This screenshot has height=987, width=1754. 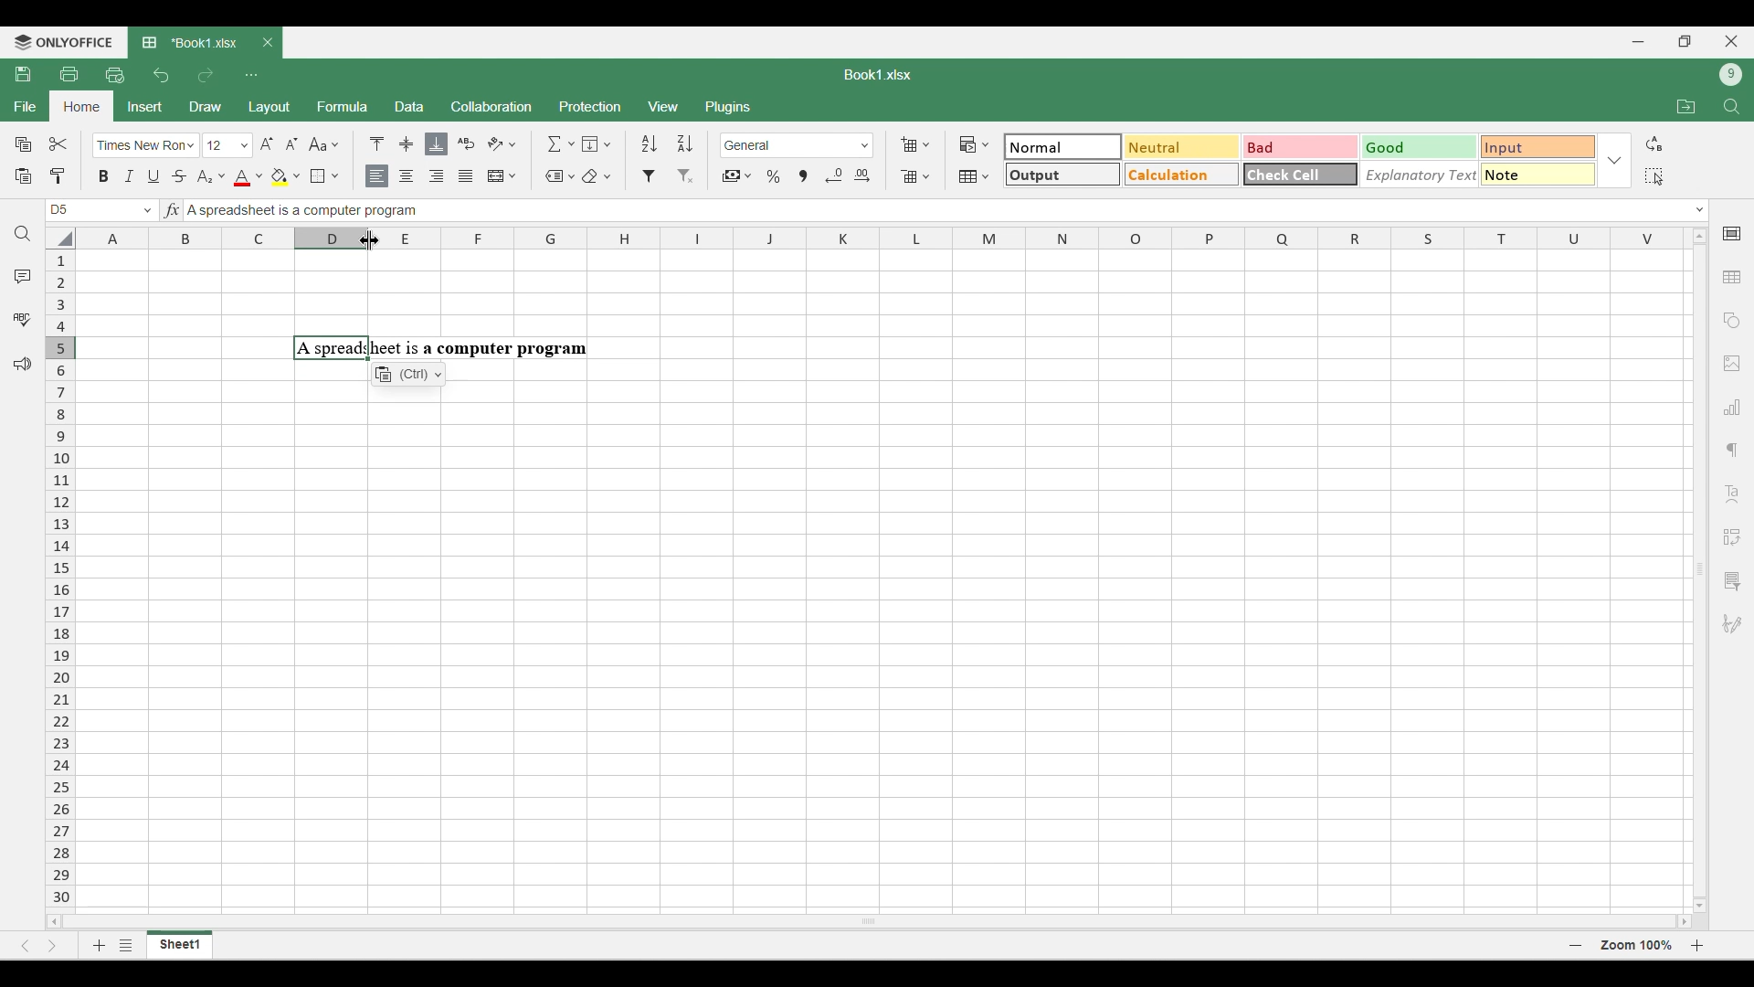 I want to click on Horizontal marker, so click(x=882, y=239).